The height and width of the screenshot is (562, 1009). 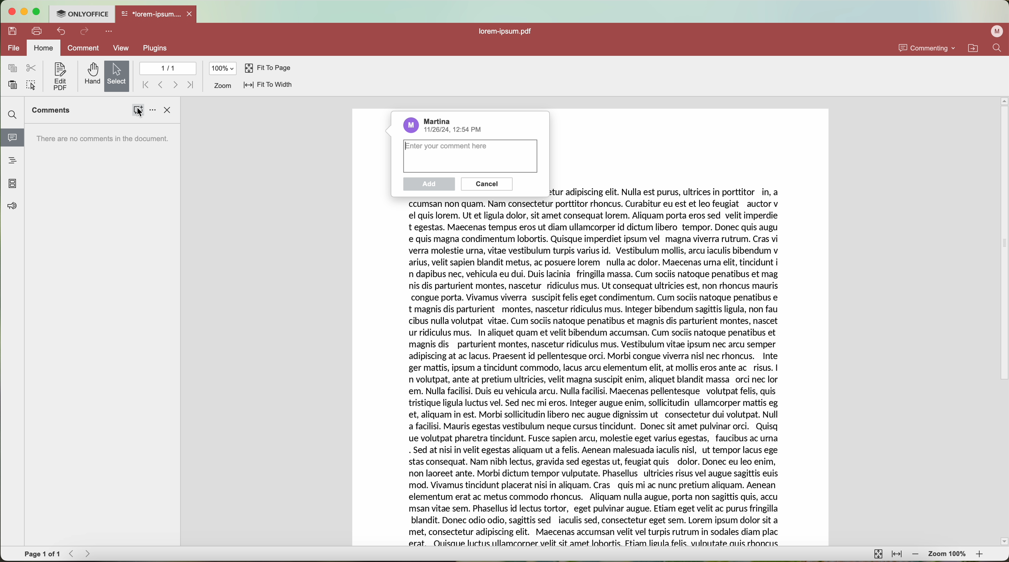 I want to click on file name, so click(x=508, y=32).